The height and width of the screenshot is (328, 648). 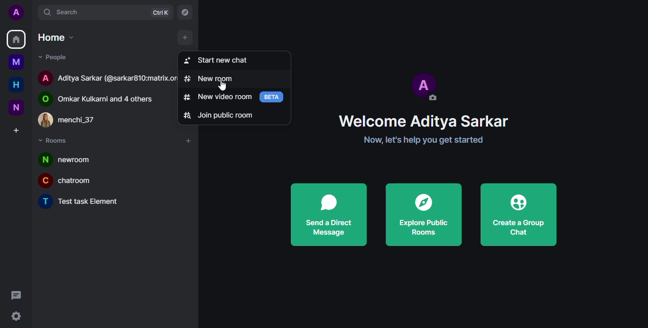 I want to click on welcome Aditya Sarkar, so click(x=424, y=120).